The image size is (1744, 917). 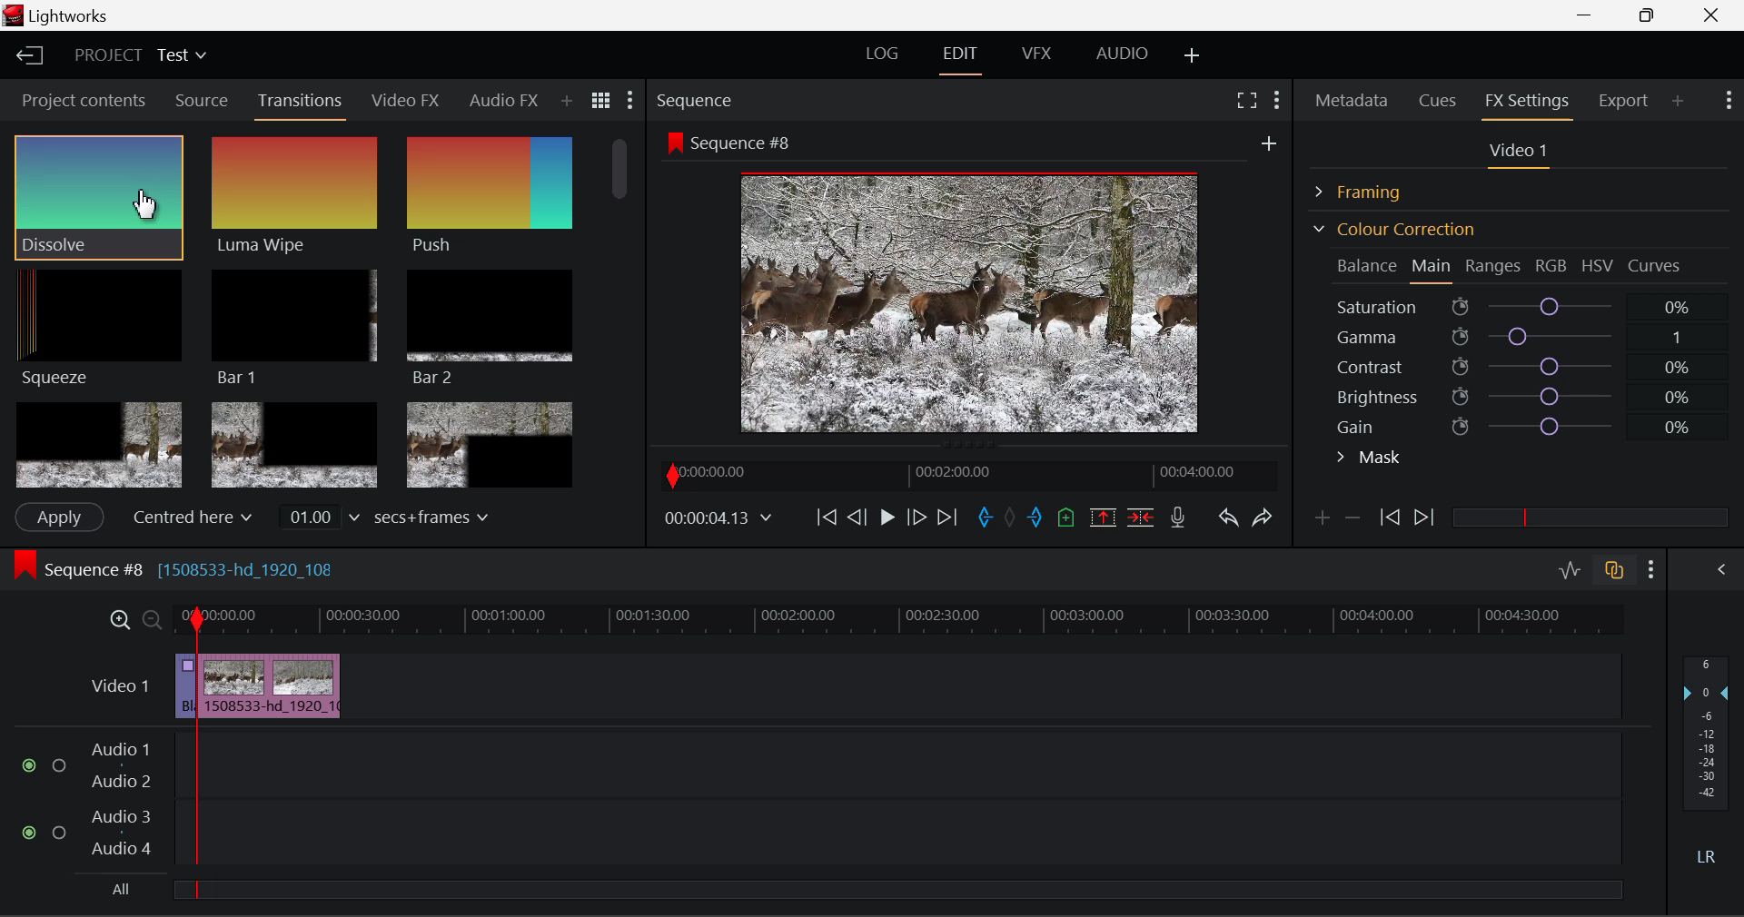 I want to click on Box 1, so click(x=99, y=445).